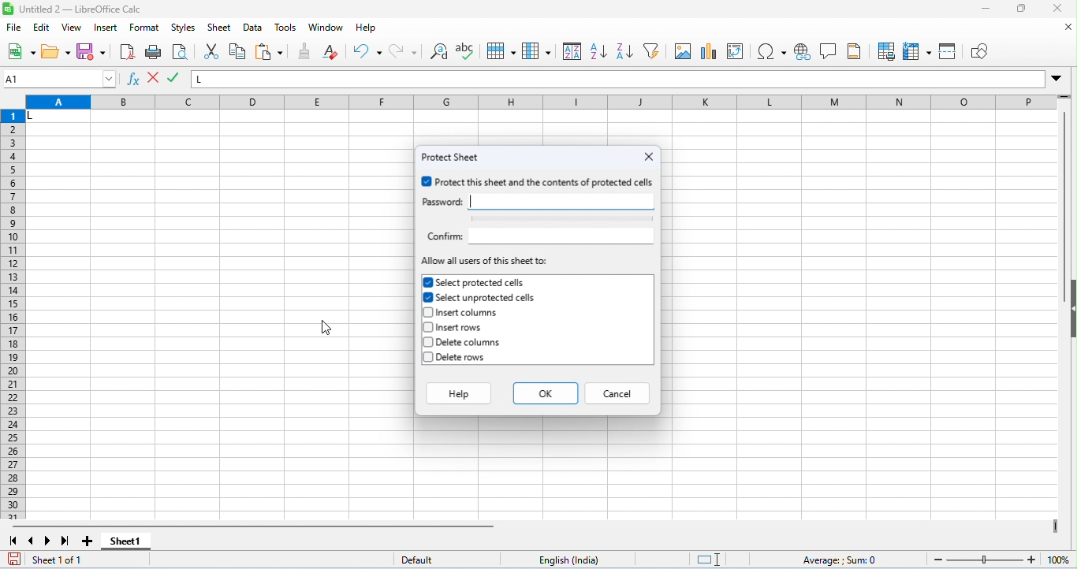 The width and height of the screenshot is (1077, 569). I want to click on close, so click(1068, 28).